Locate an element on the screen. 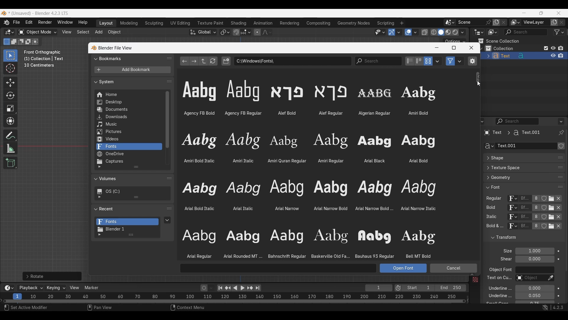  Create new directory is located at coordinates (226, 61).